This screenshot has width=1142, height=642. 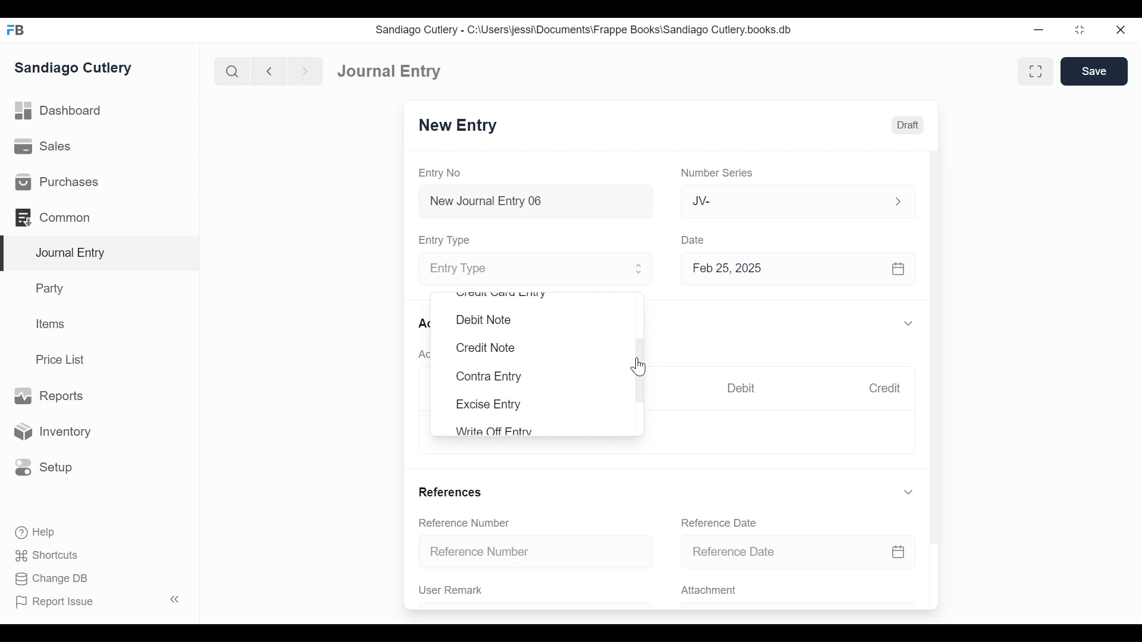 What do you see at coordinates (101, 254) in the screenshot?
I see `Journal Entry` at bounding box center [101, 254].